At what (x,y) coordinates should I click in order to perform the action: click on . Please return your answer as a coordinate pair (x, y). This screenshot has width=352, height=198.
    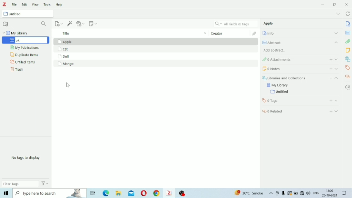
    Looking at the image, I should click on (315, 193).